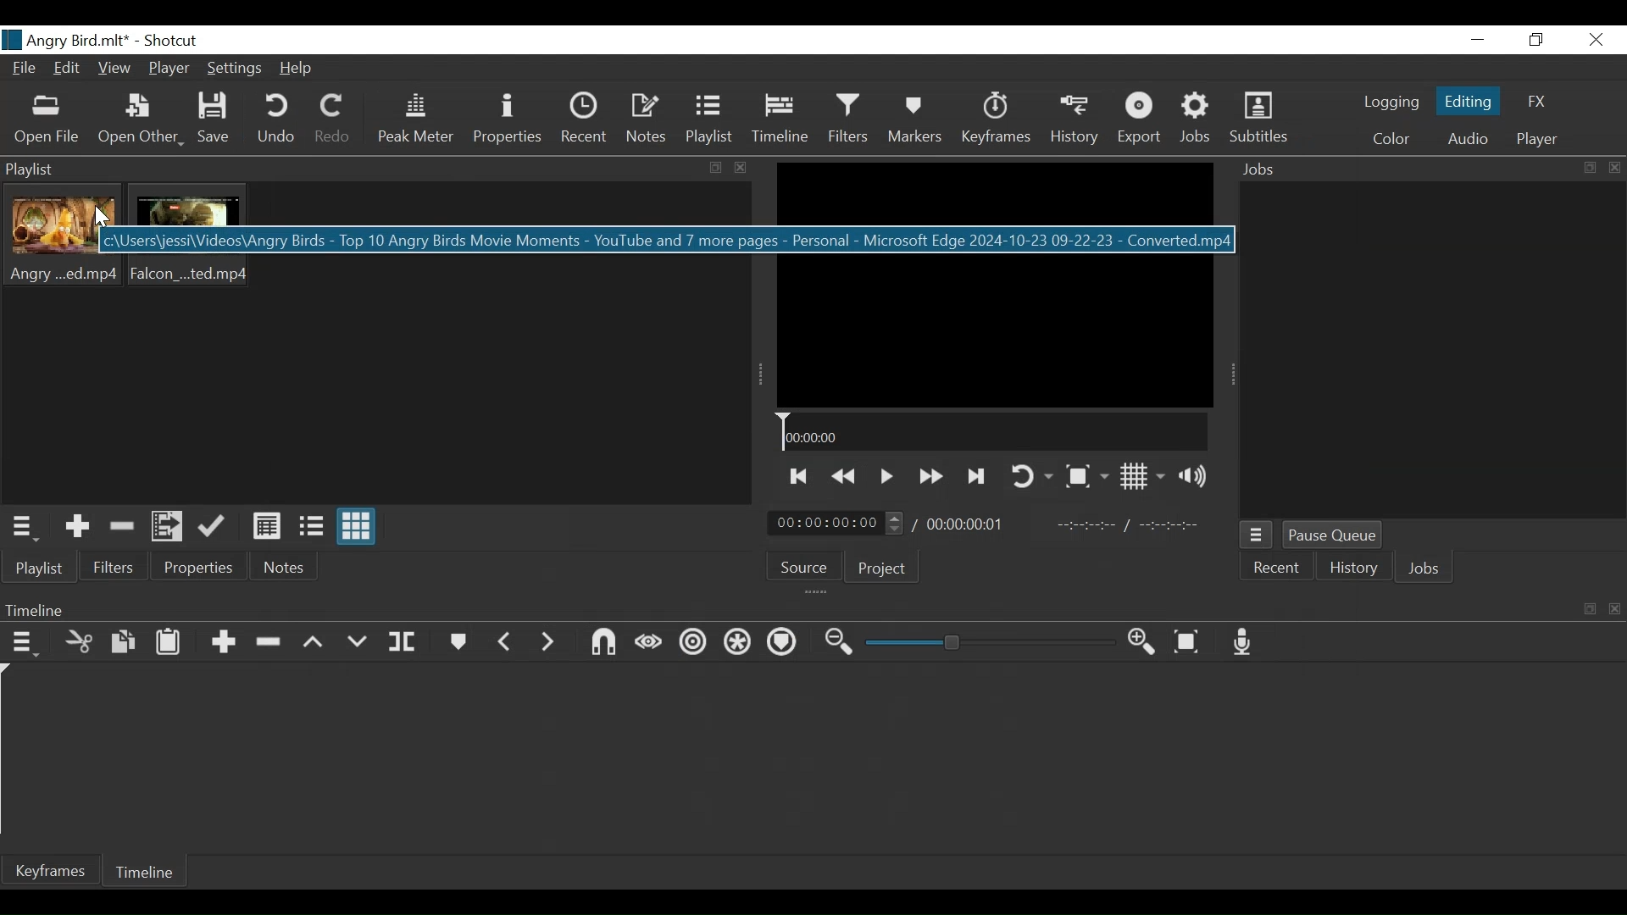  Describe the element at coordinates (362, 641) in the screenshot. I see `Overwrite` at that location.